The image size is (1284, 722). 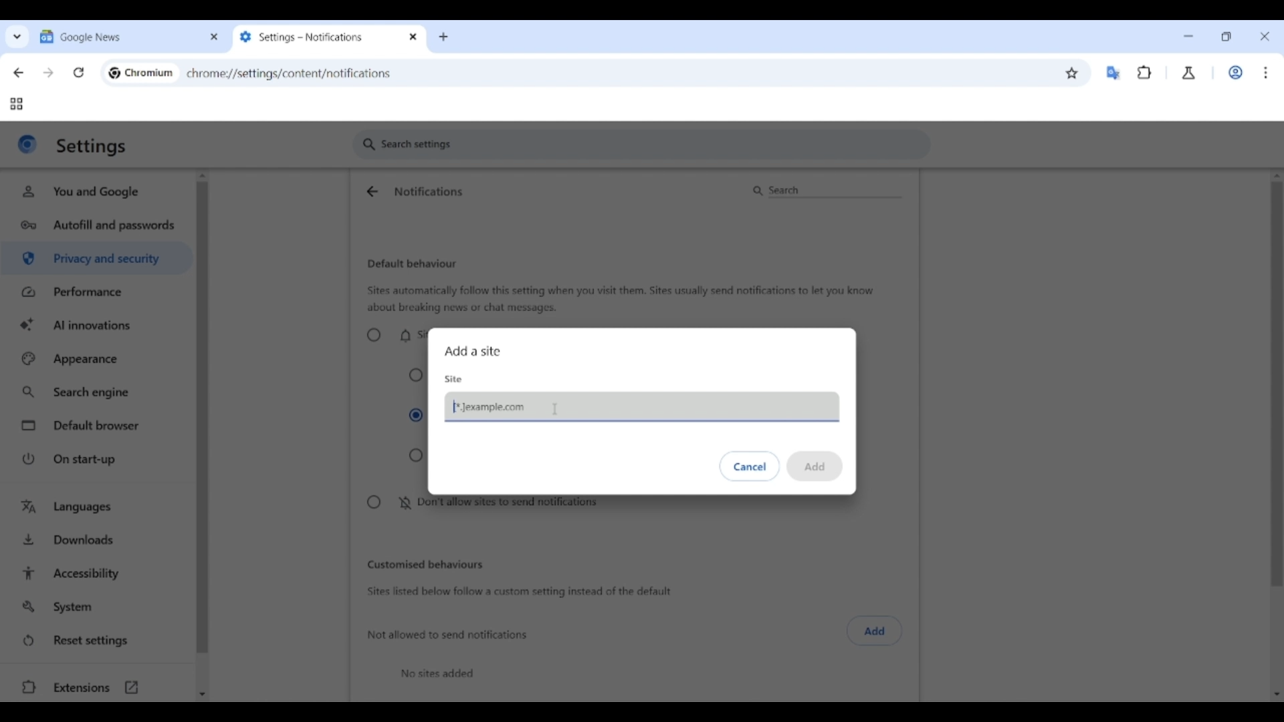 What do you see at coordinates (98, 538) in the screenshot?
I see `Downloads` at bounding box center [98, 538].